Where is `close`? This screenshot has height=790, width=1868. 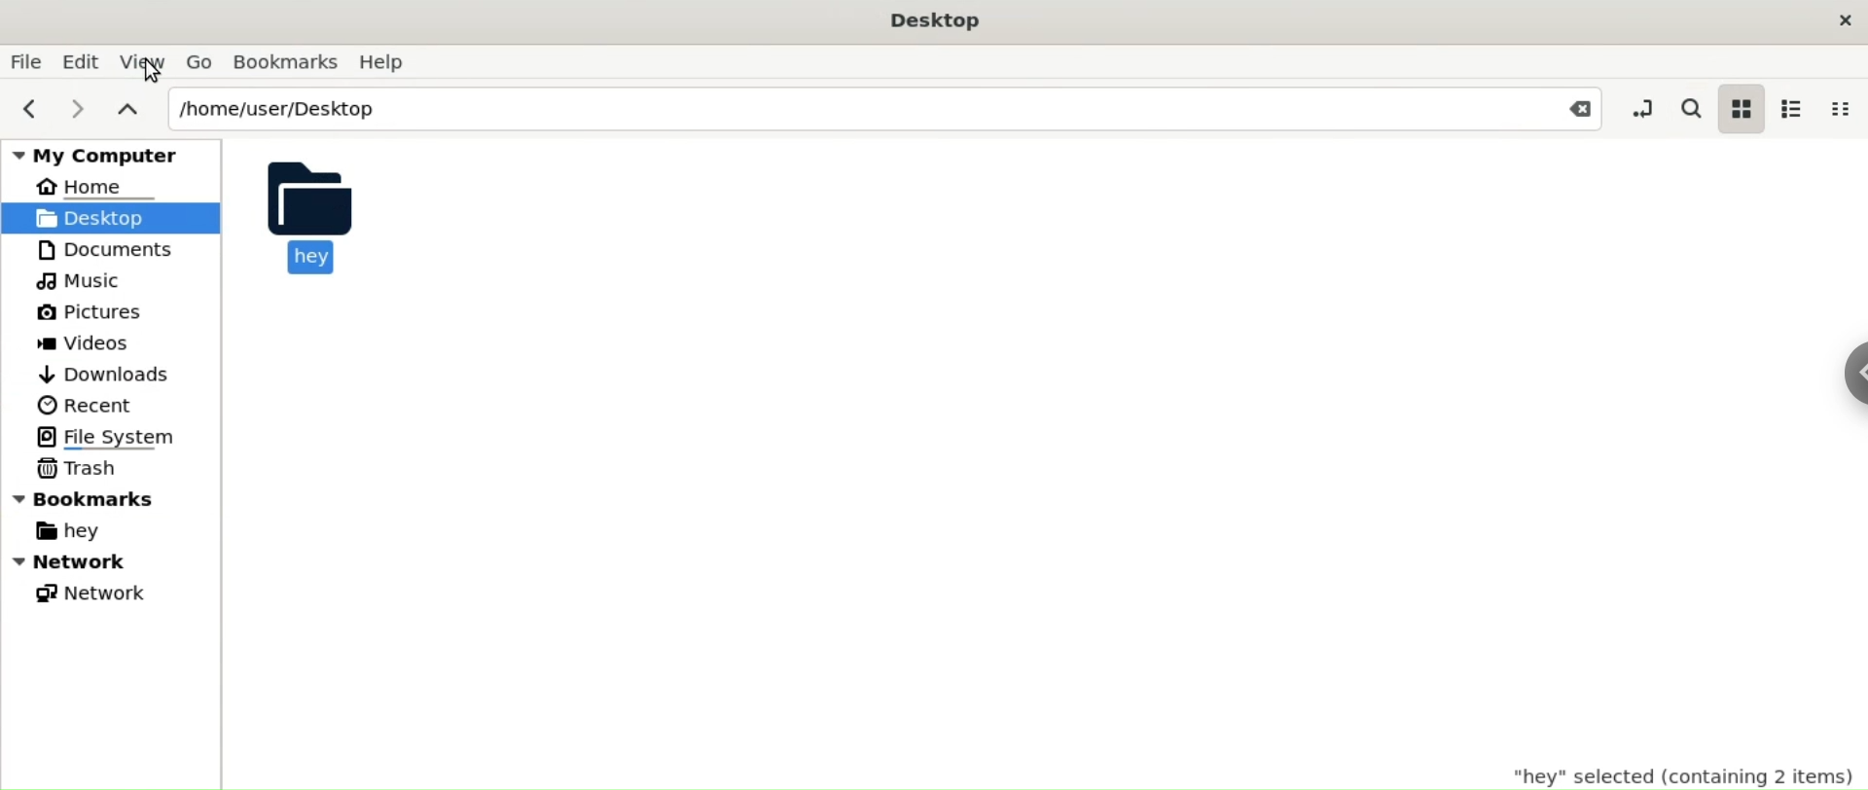 close is located at coordinates (1845, 21).